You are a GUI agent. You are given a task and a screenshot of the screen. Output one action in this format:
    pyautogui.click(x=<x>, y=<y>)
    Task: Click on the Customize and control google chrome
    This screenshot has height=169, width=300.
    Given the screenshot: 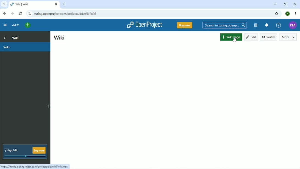 What is the action you would take?
    pyautogui.click(x=295, y=14)
    